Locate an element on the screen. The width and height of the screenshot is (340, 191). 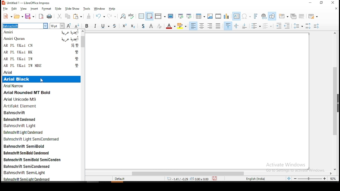
save is located at coordinates (30, 16).